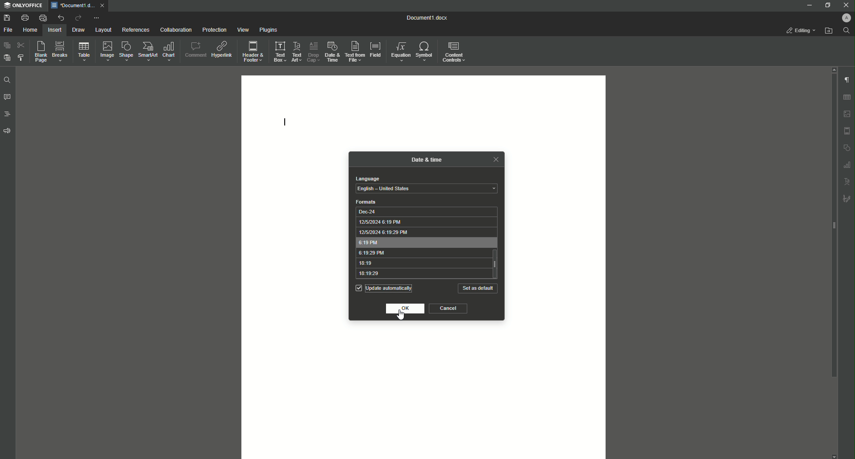 The width and height of the screenshot is (855, 459). I want to click on Layout, so click(104, 30).